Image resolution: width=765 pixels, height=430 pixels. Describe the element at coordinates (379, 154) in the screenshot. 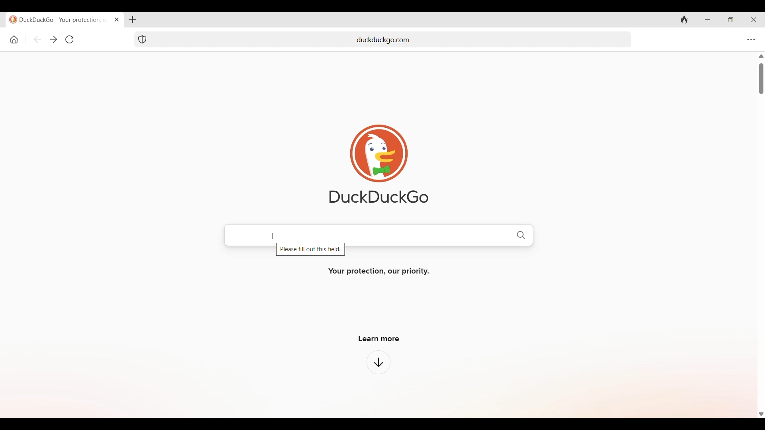

I see `Browser logo` at that location.